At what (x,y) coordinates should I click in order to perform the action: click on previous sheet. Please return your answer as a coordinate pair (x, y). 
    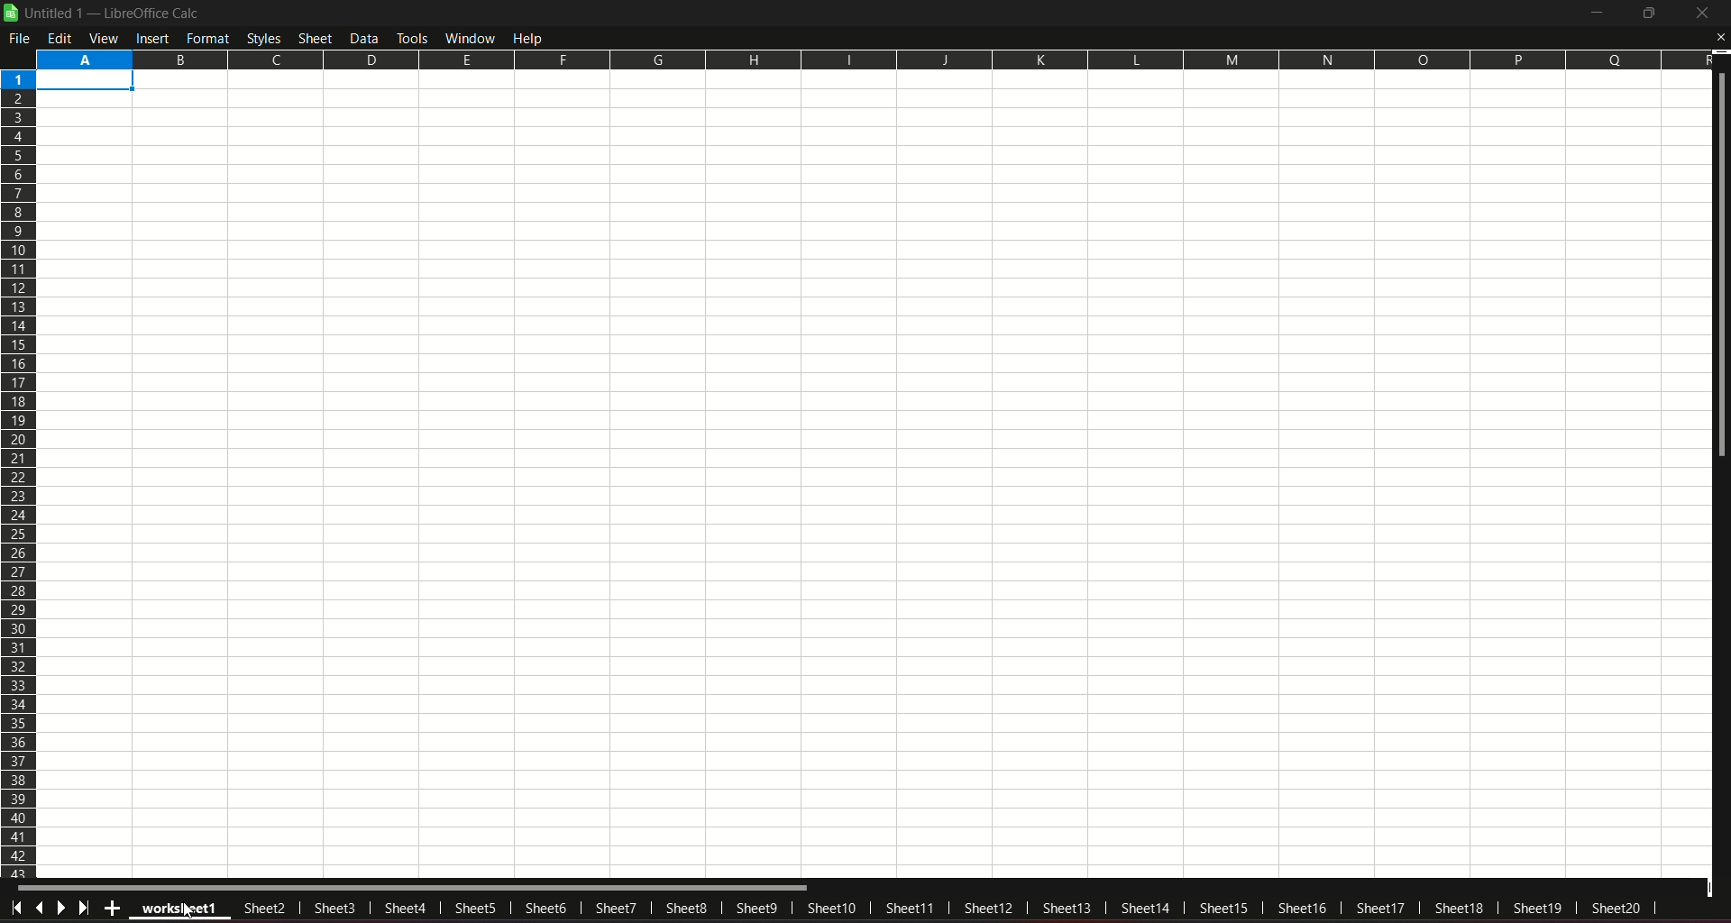
    Looking at the image, I should click on (41, 906).